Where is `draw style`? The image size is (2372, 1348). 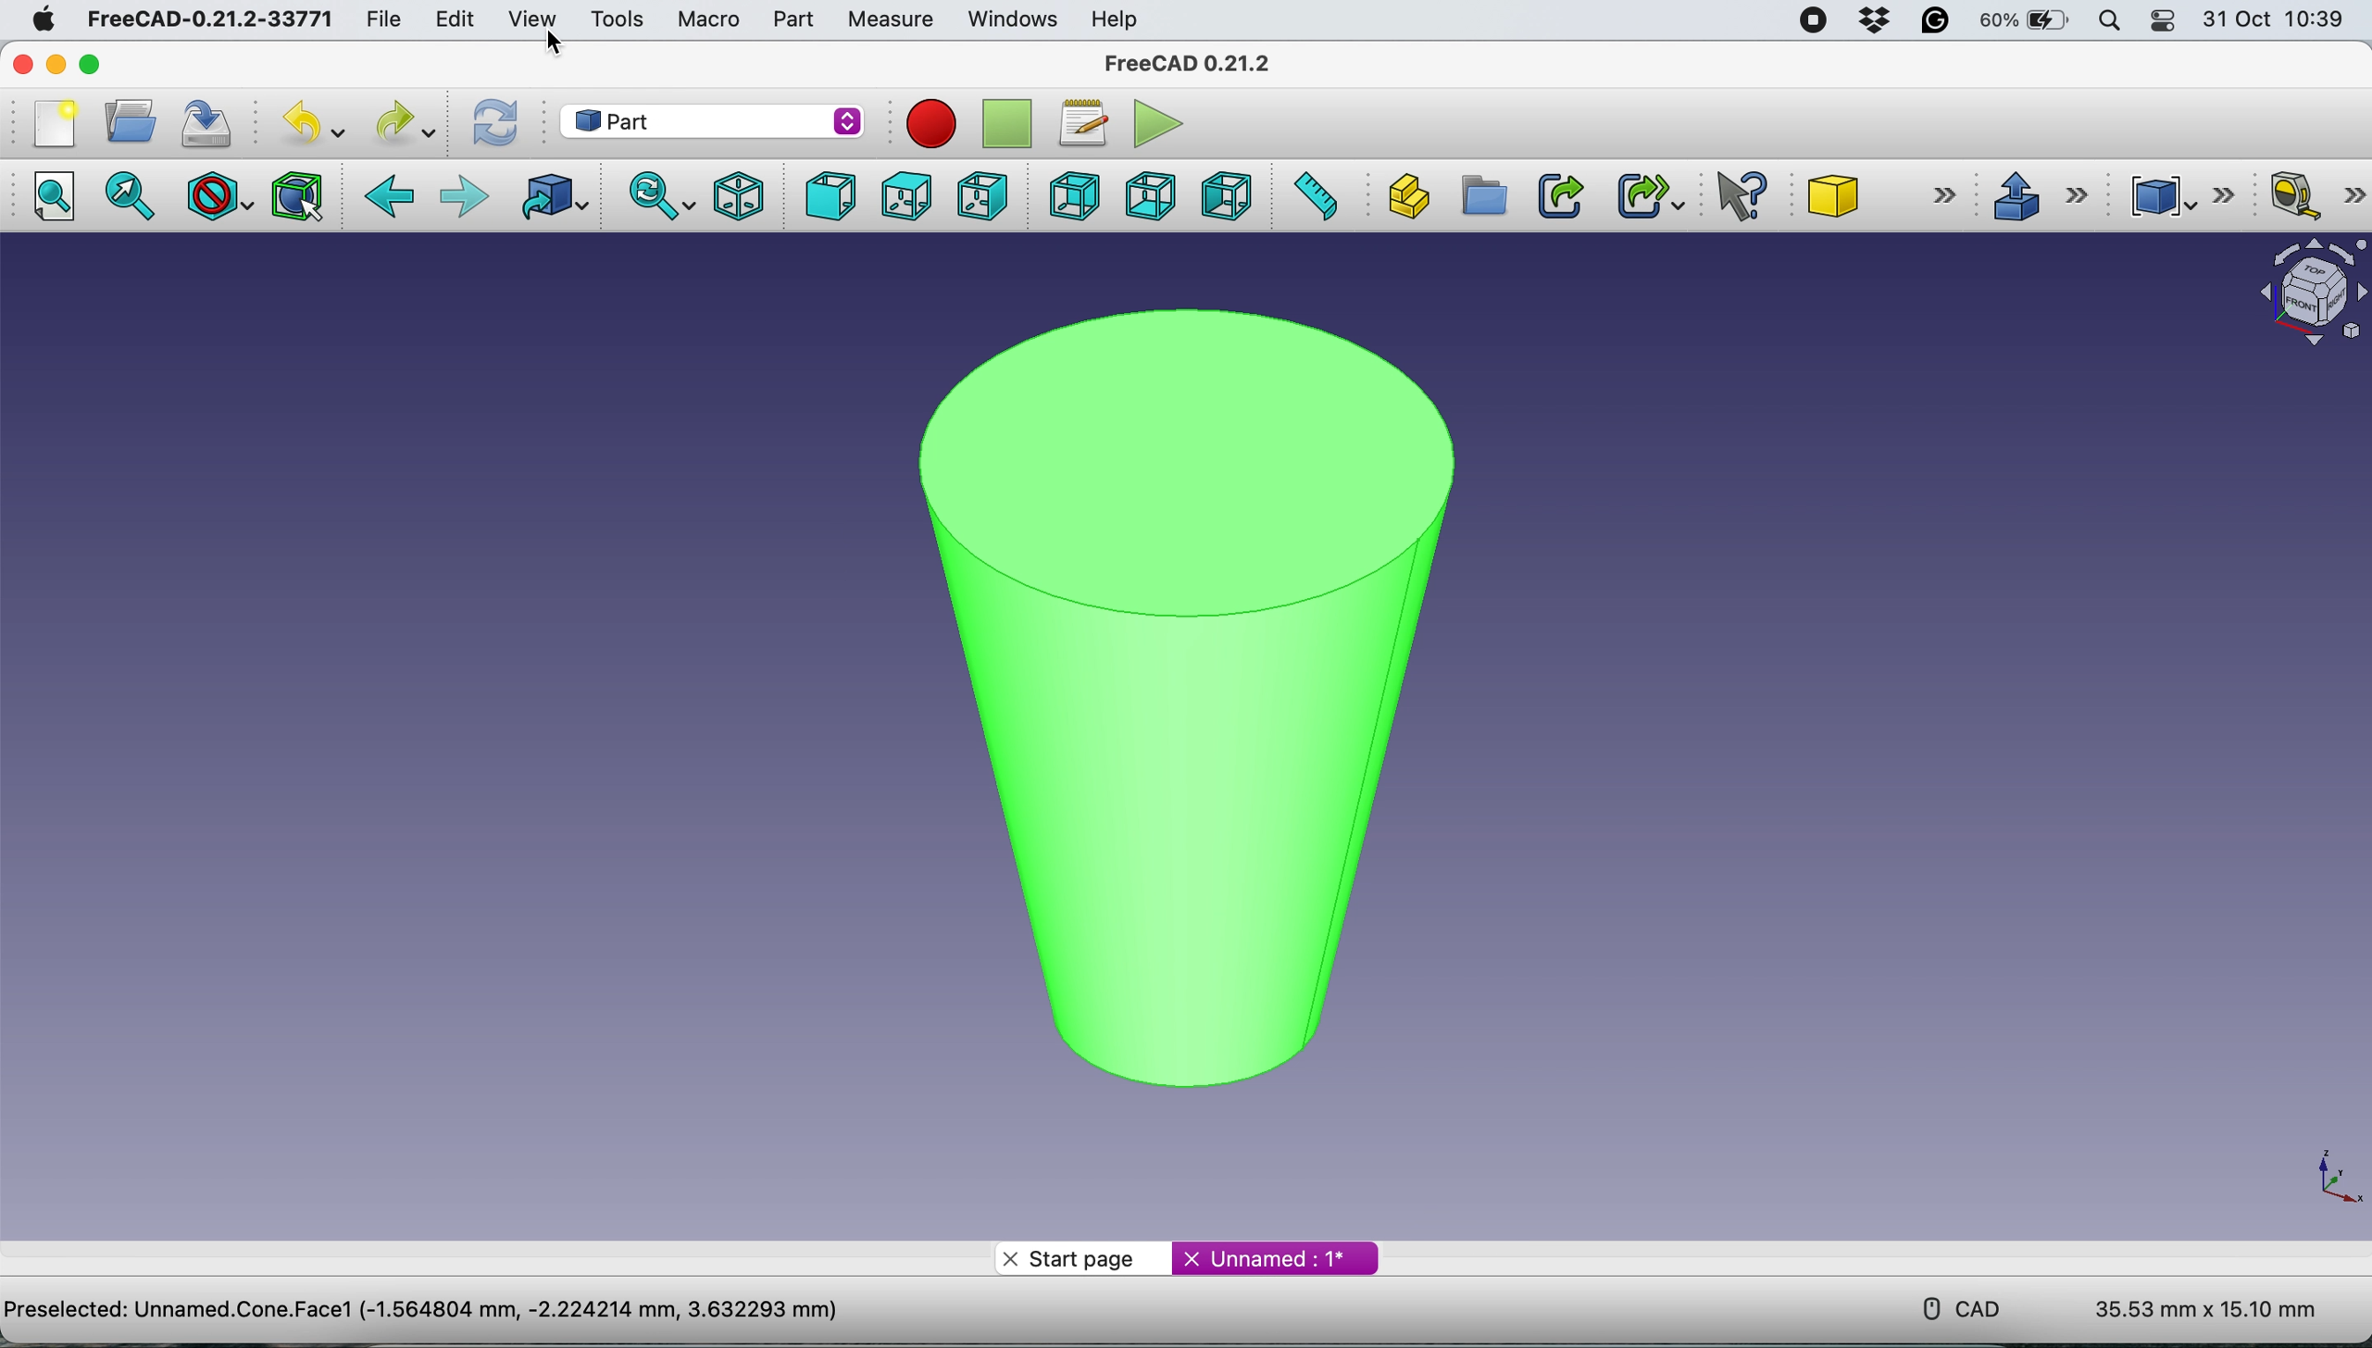
draw style is located at coordinates (216, 195).